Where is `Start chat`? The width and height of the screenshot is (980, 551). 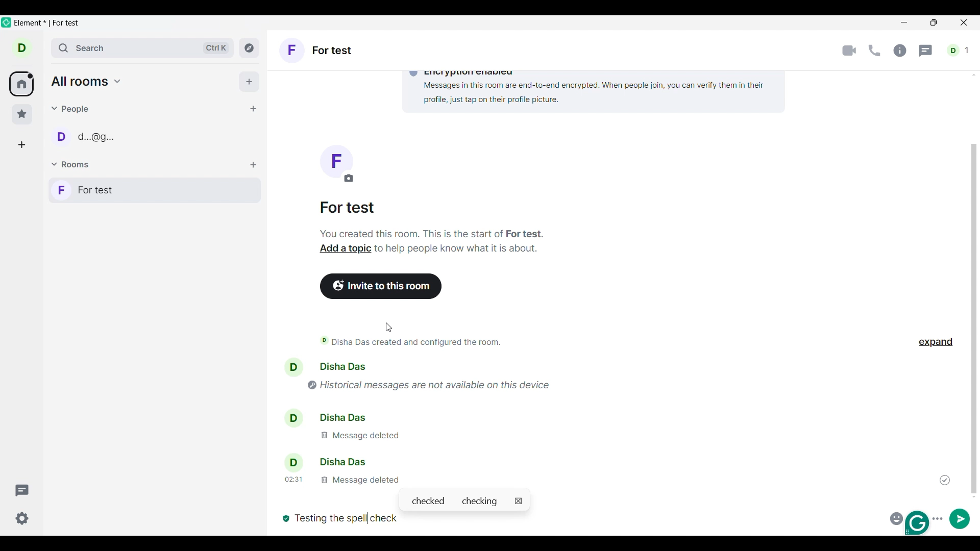
Start chat is located at coordinates (253, 109).